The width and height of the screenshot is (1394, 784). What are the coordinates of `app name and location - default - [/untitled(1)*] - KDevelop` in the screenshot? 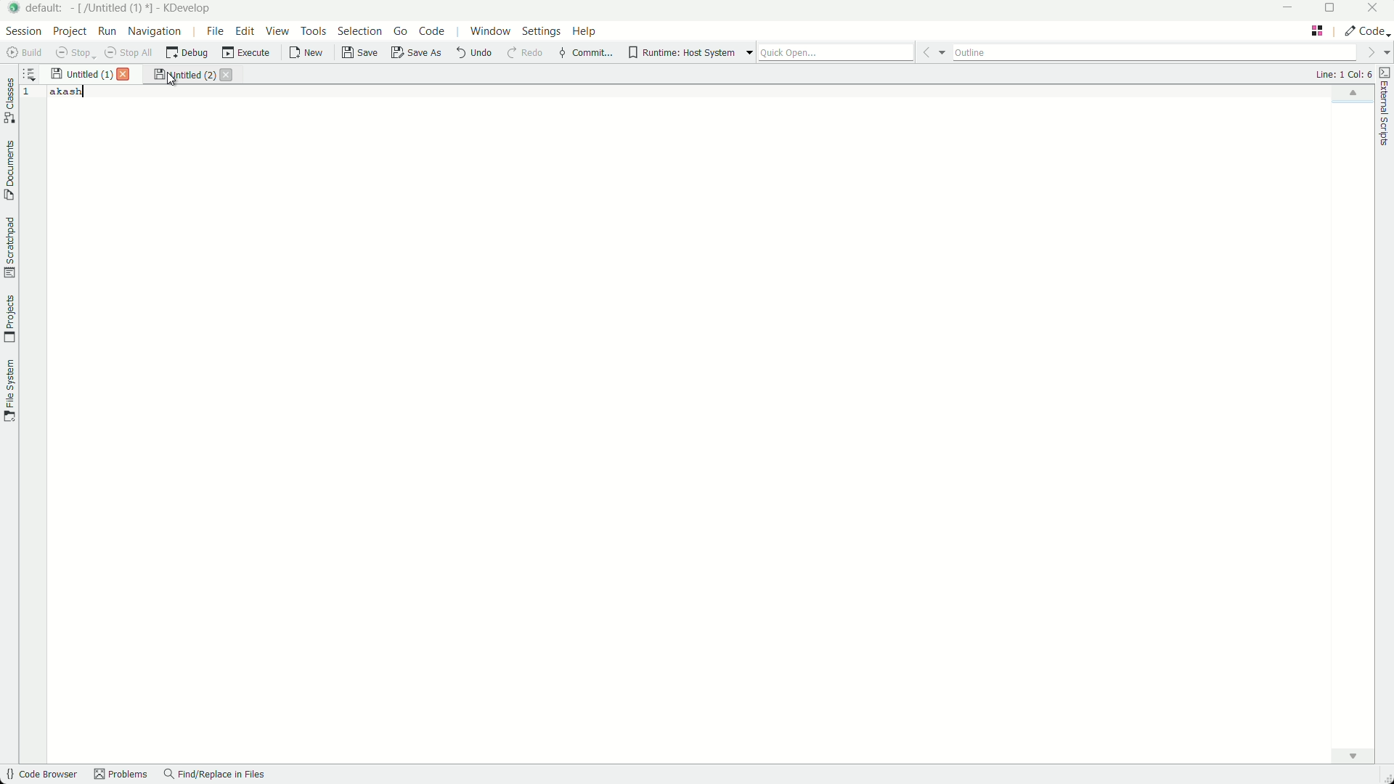 It's located at (123, 9).